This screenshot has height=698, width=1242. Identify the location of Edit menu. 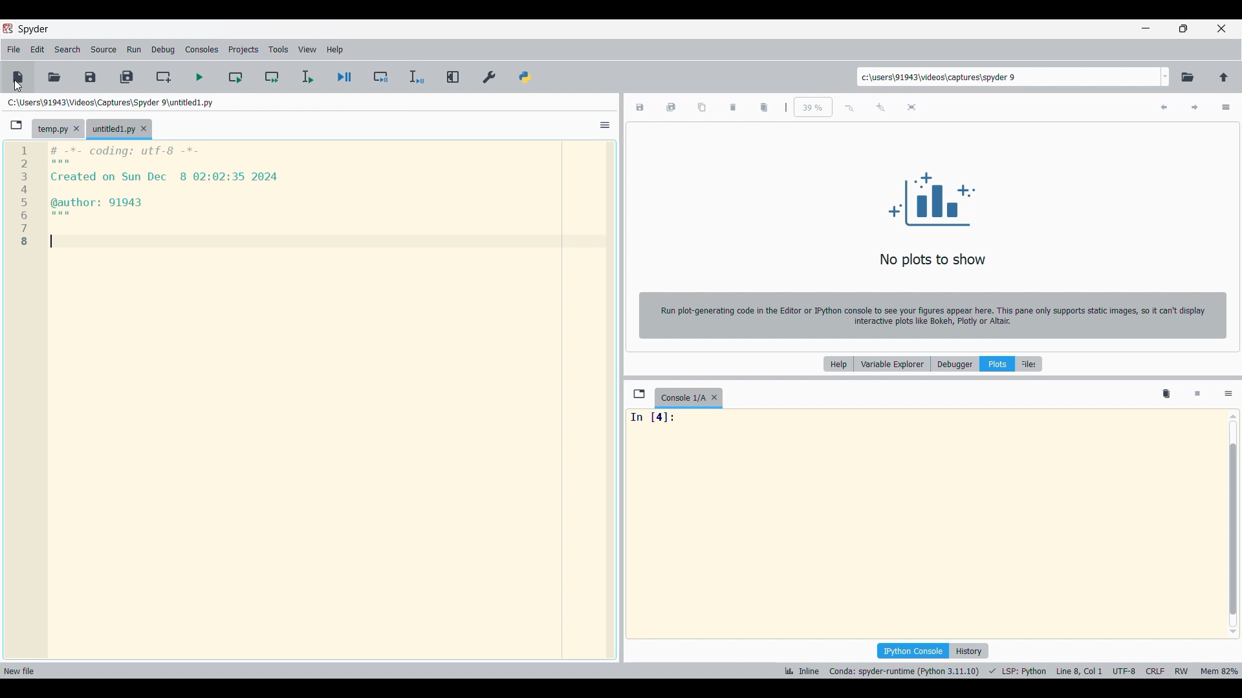
(38, 50).